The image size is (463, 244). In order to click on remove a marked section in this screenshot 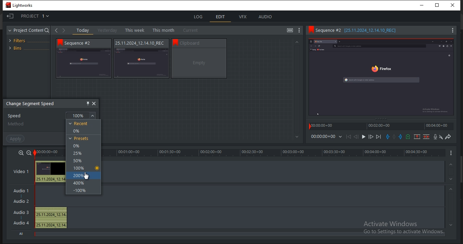, I will do `click(417, 137)`.